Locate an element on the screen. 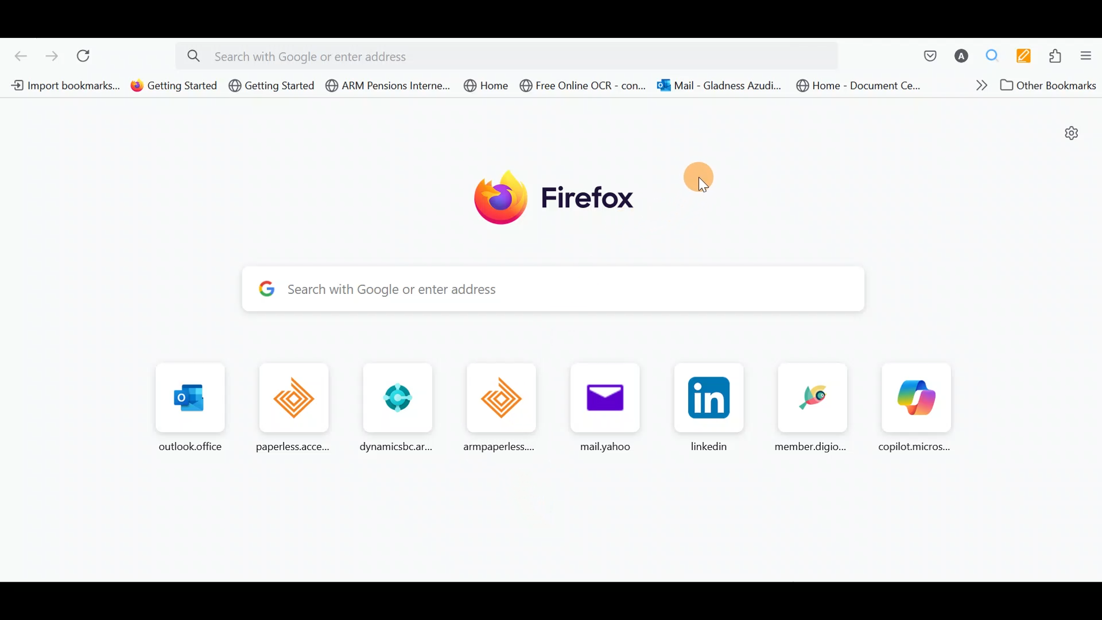  Bookmark 5 is located at coordinates (490, 87).